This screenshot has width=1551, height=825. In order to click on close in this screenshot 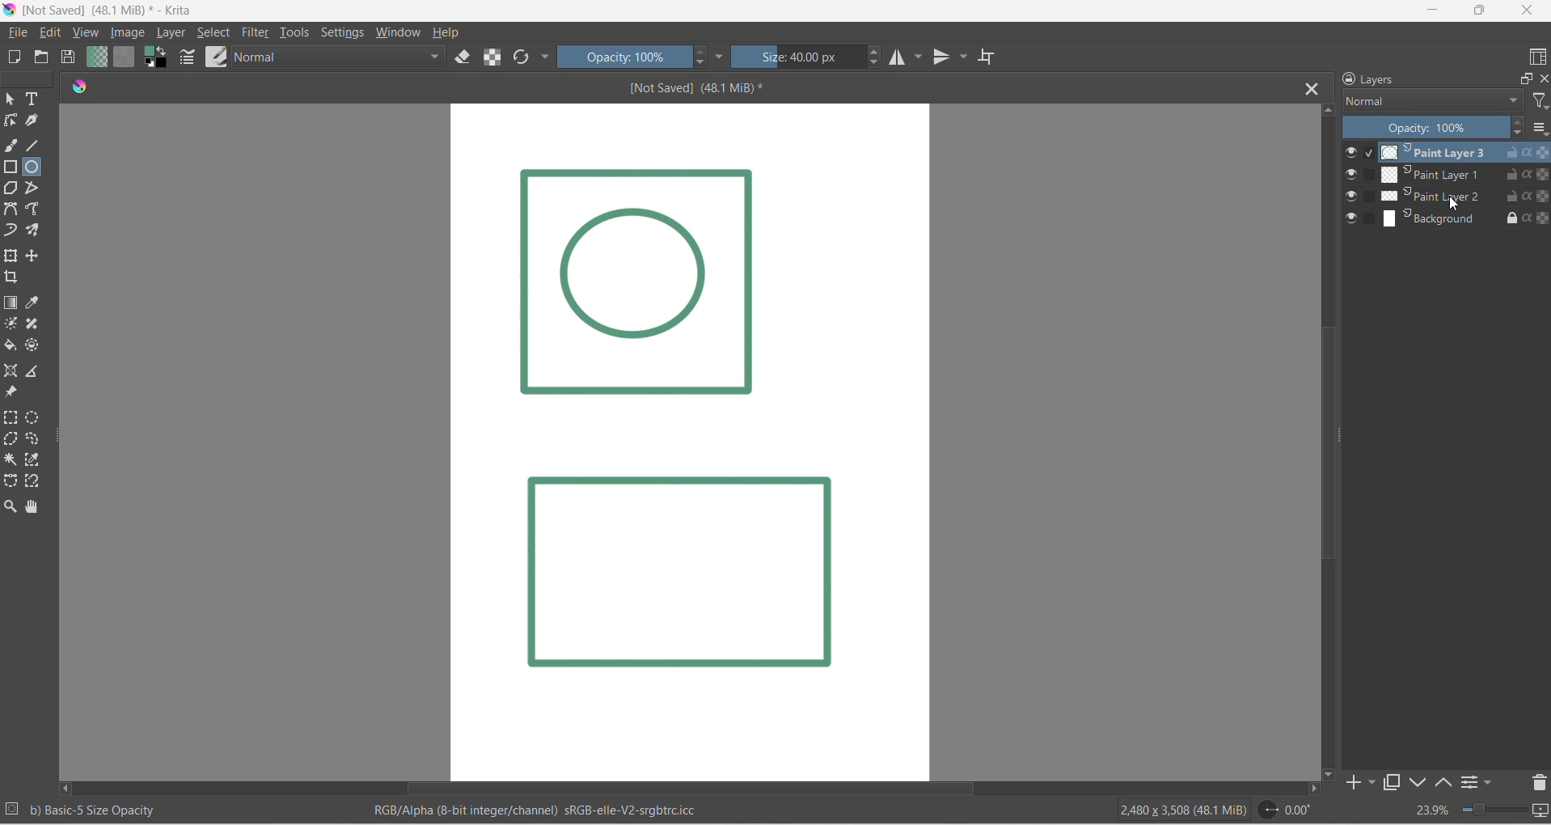, I will do `click(1528, 11)`.